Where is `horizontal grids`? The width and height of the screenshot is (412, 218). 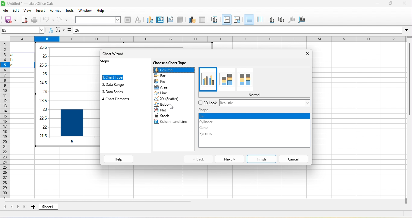
horizontal grids is located at coordinates (249, 20).